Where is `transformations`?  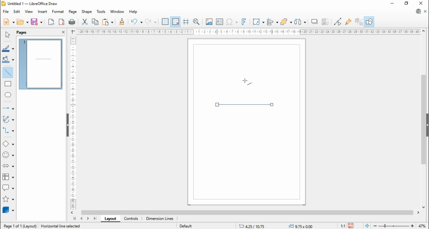 transformations is located at coordinates (258, 21).